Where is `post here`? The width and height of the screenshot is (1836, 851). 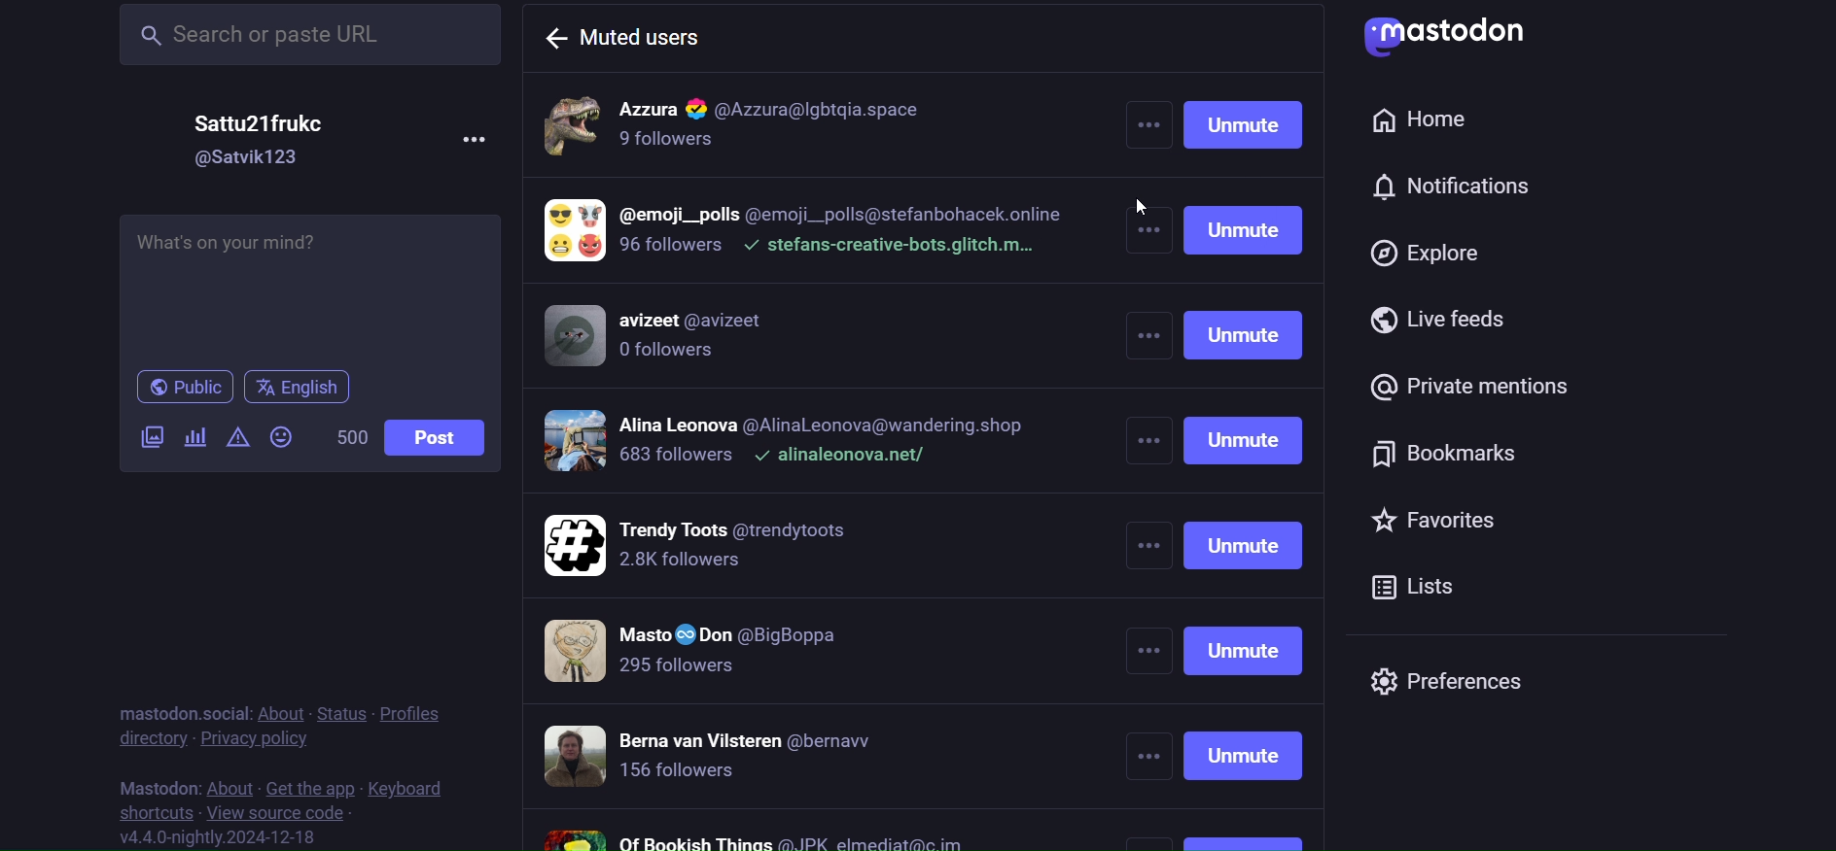 post here is located at coordinates (312, 285).